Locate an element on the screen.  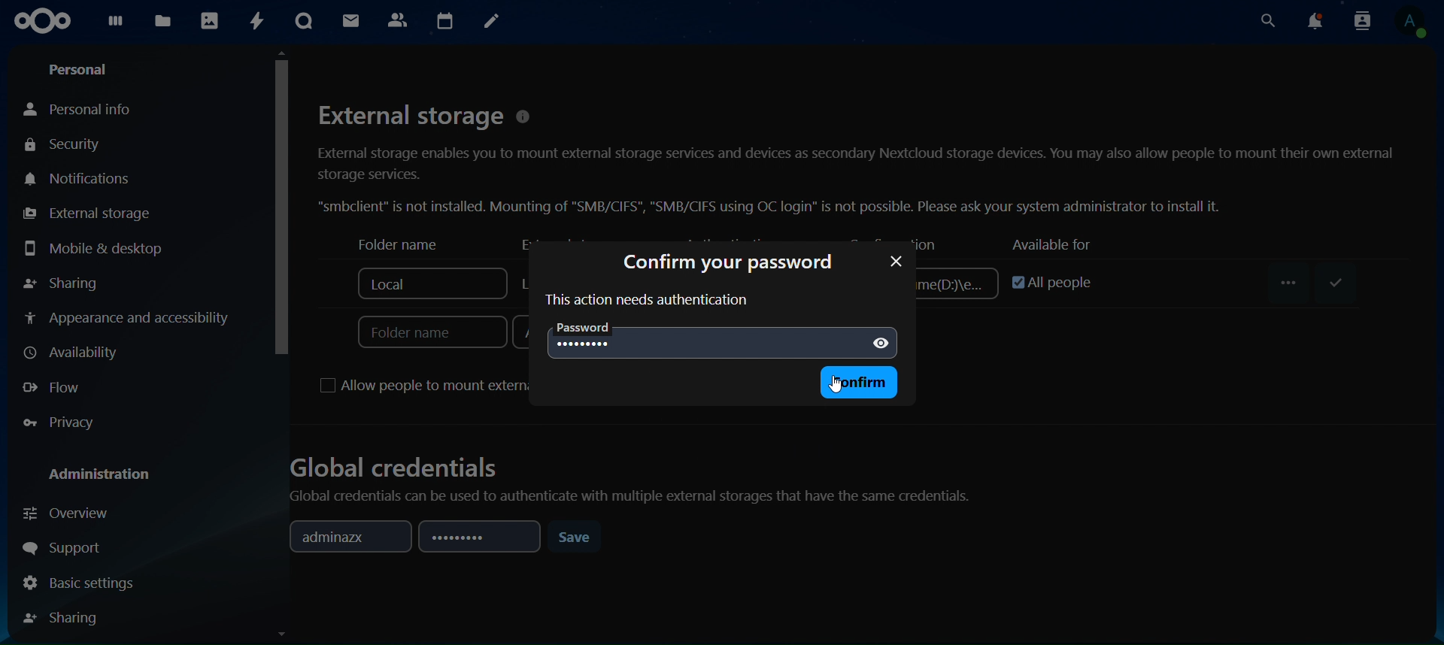
personal is located at coordinates (80, 67).